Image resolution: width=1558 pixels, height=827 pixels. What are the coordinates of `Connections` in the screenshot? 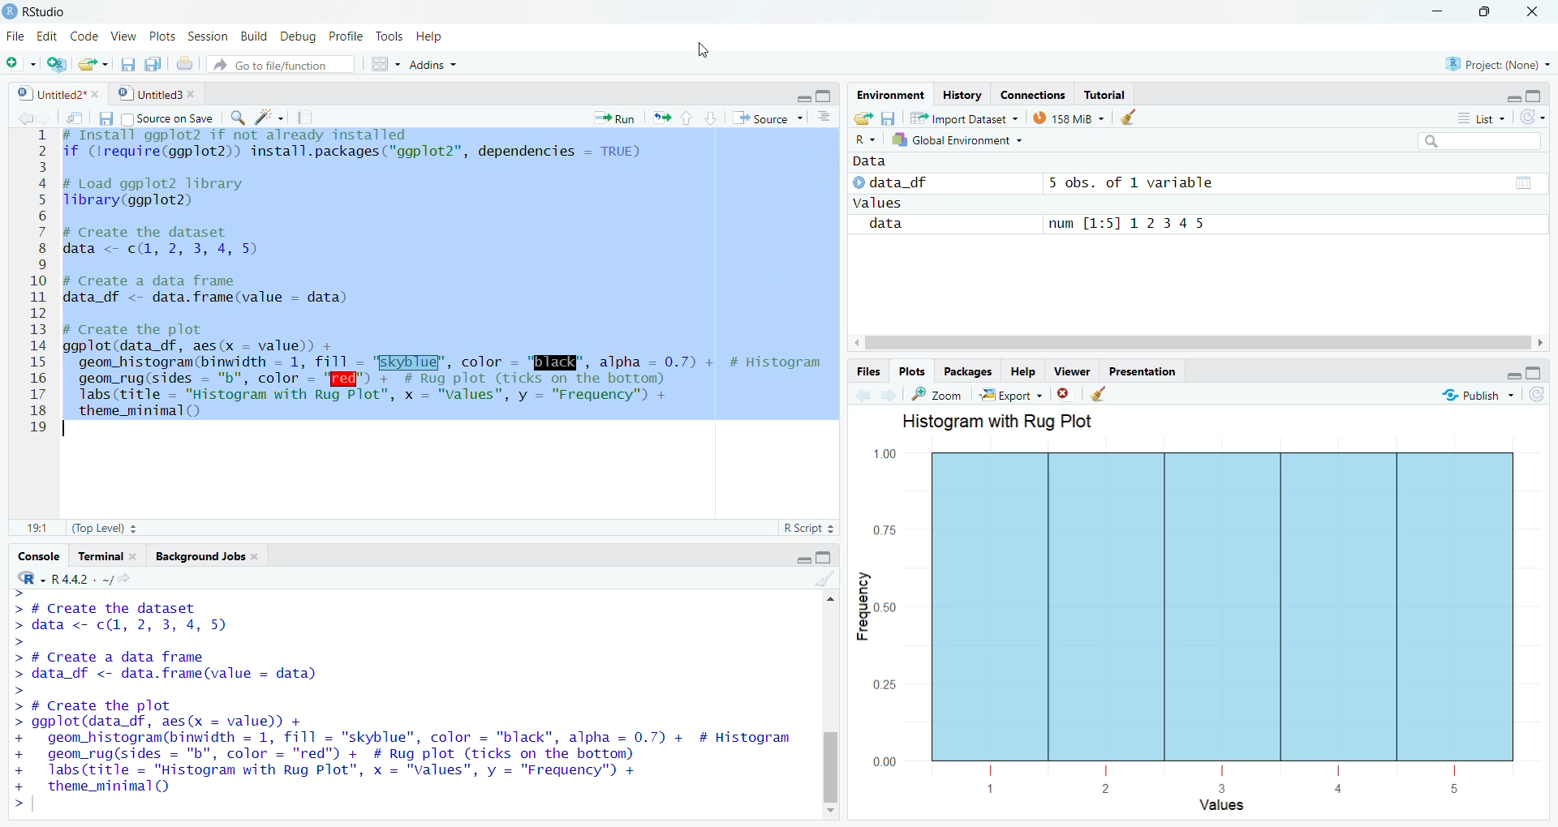 It's located at (1029, 95).